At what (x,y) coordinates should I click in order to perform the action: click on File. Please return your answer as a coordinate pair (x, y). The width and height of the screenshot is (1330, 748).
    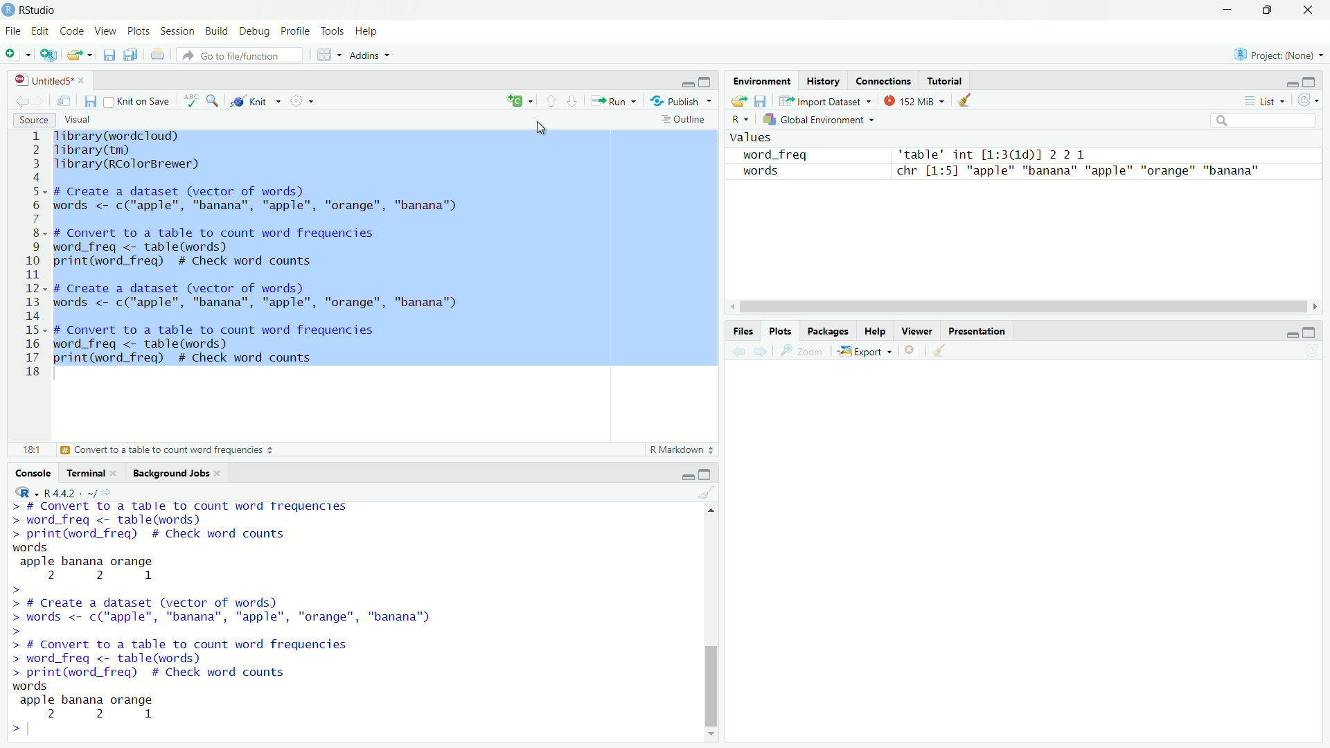
    Looking at the image, I should click on (12, 30).